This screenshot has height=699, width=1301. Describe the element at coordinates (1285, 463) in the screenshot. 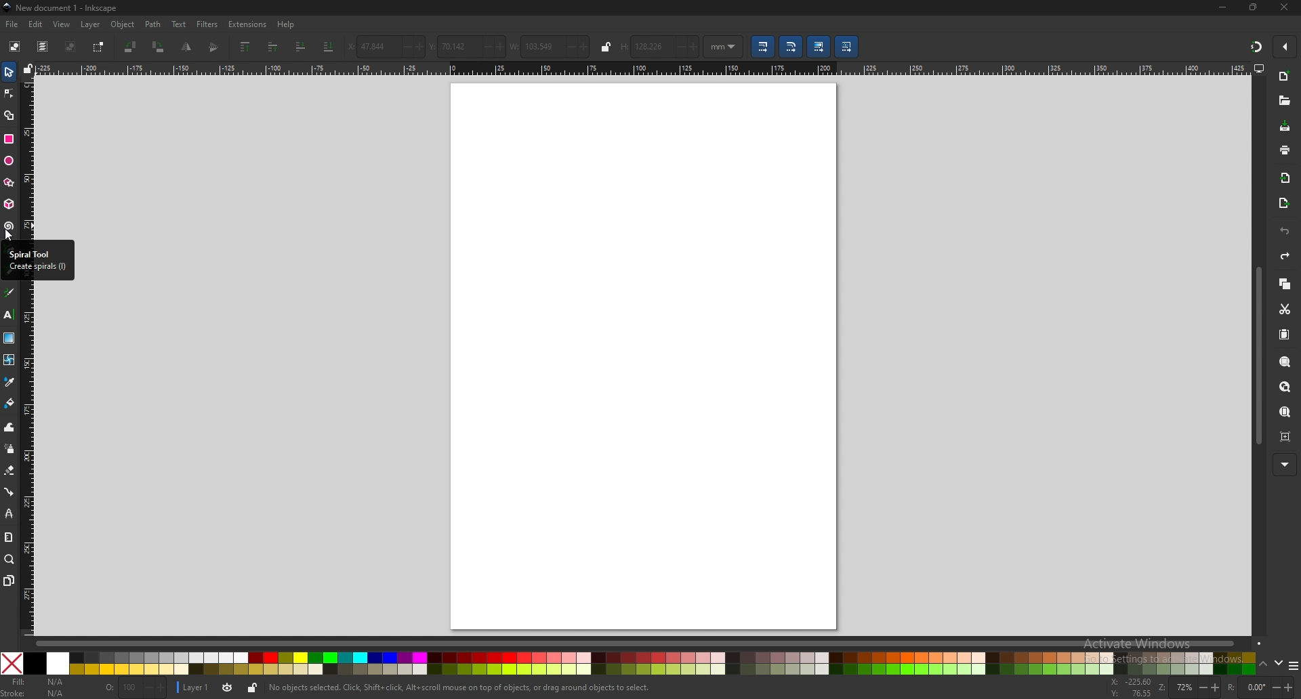

I see `more` at that location.